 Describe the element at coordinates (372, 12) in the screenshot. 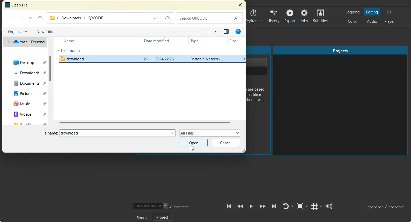

I see `Switch to the Editing layout` at that location.